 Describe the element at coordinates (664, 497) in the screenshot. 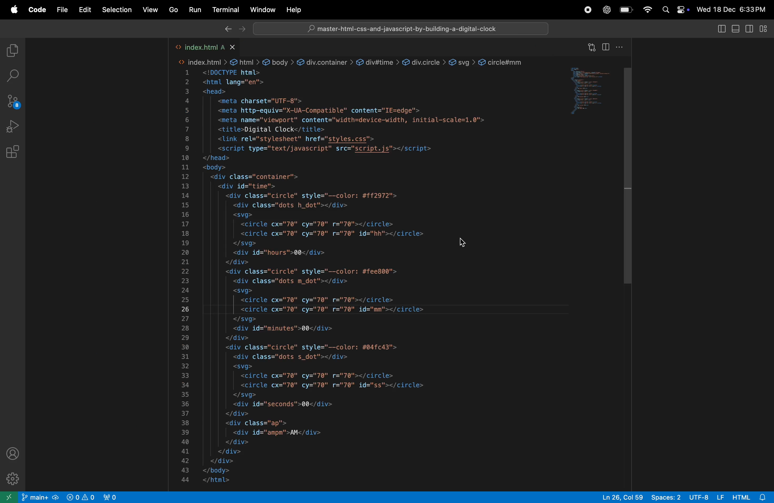

I see `spaces: 2` at that location.